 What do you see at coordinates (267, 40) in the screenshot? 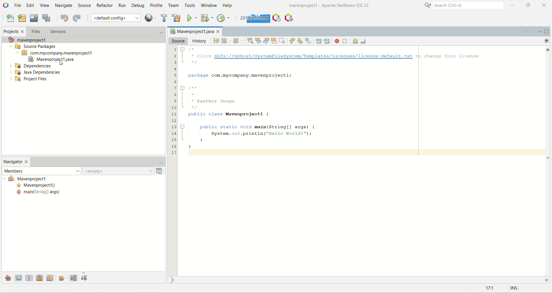
I see `find next occurrence` at bounding box center [267, 40].